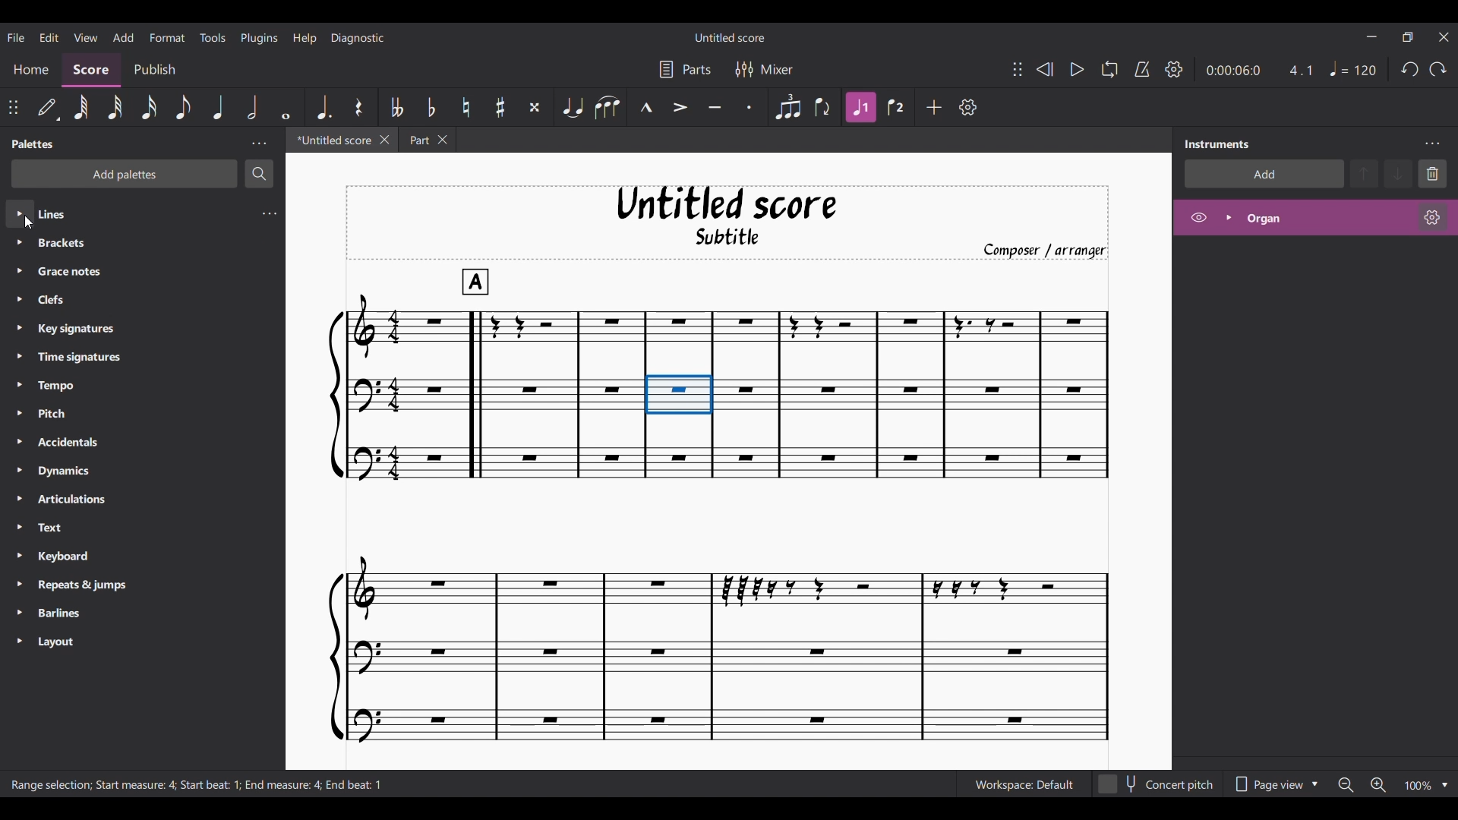 The width and height of the screenshot is (1458, 820). Describe the element at coordinates (466, 108) in the screenshot. I see `Toggle natural` at that location.